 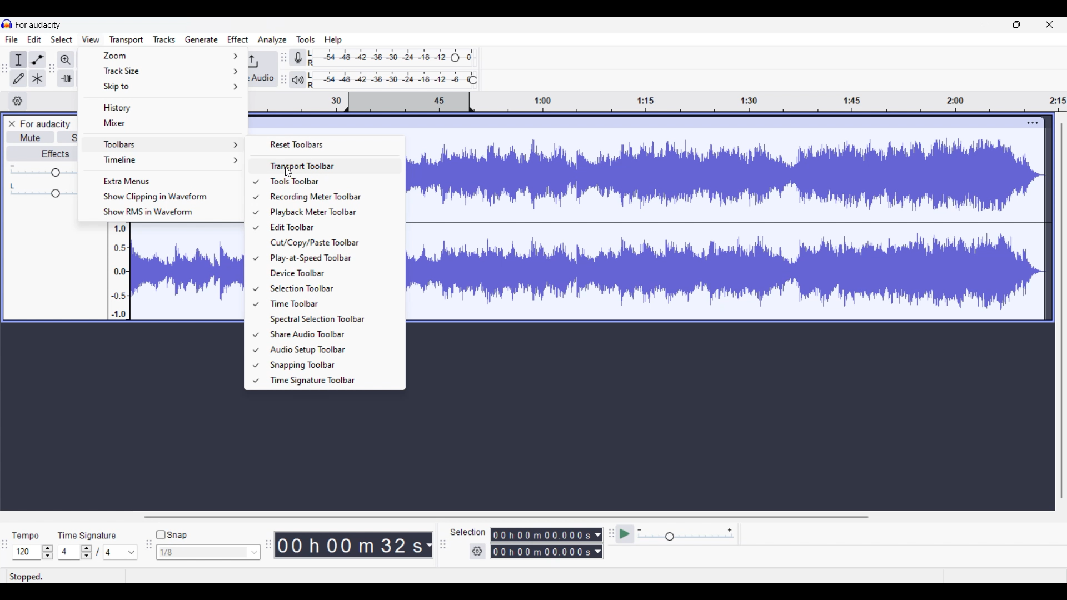 I want to click on Show clipping in waveform, so click(x=161, y=197).